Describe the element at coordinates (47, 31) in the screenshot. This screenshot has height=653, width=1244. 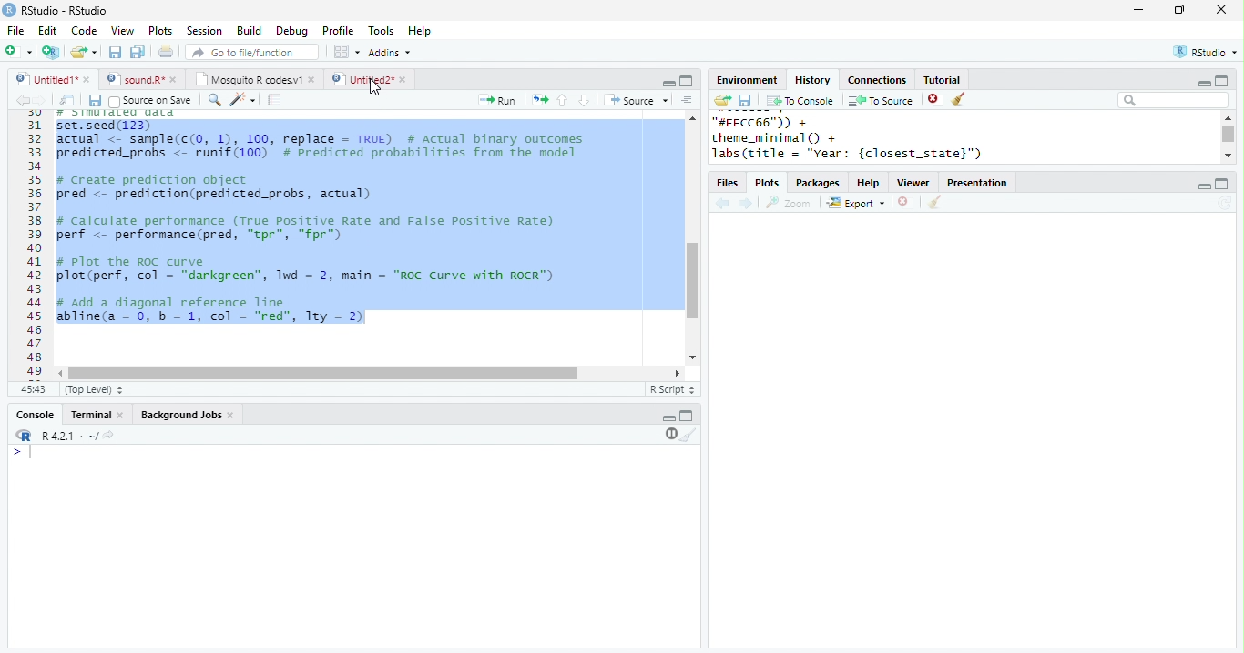
I see `Edit` at that location.